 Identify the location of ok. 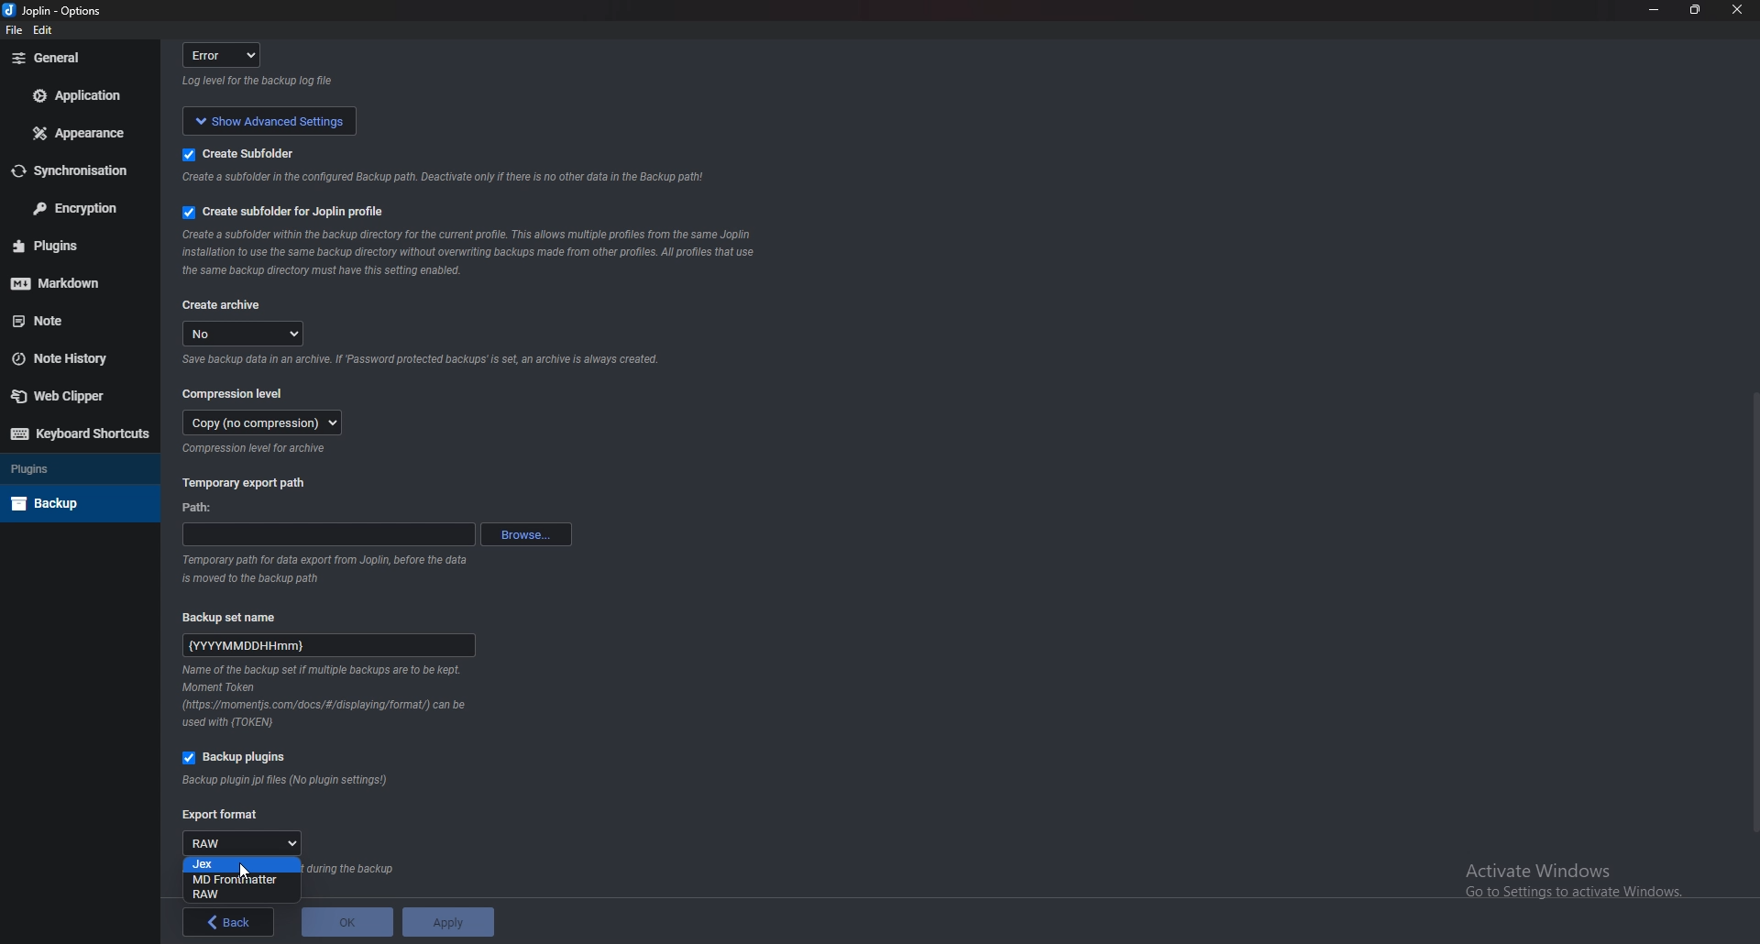
(346, 922).